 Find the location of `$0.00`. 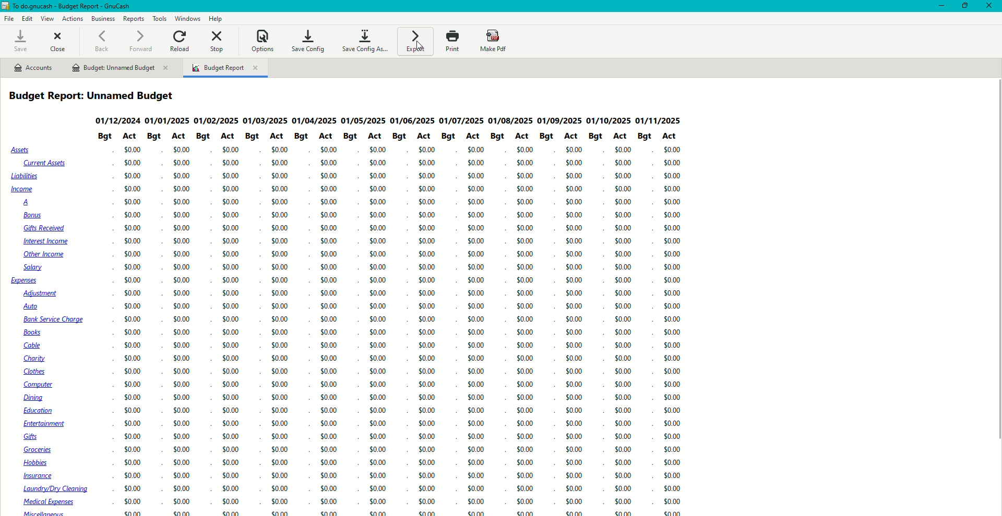

$0.00 is located at coordinates (279, 321).